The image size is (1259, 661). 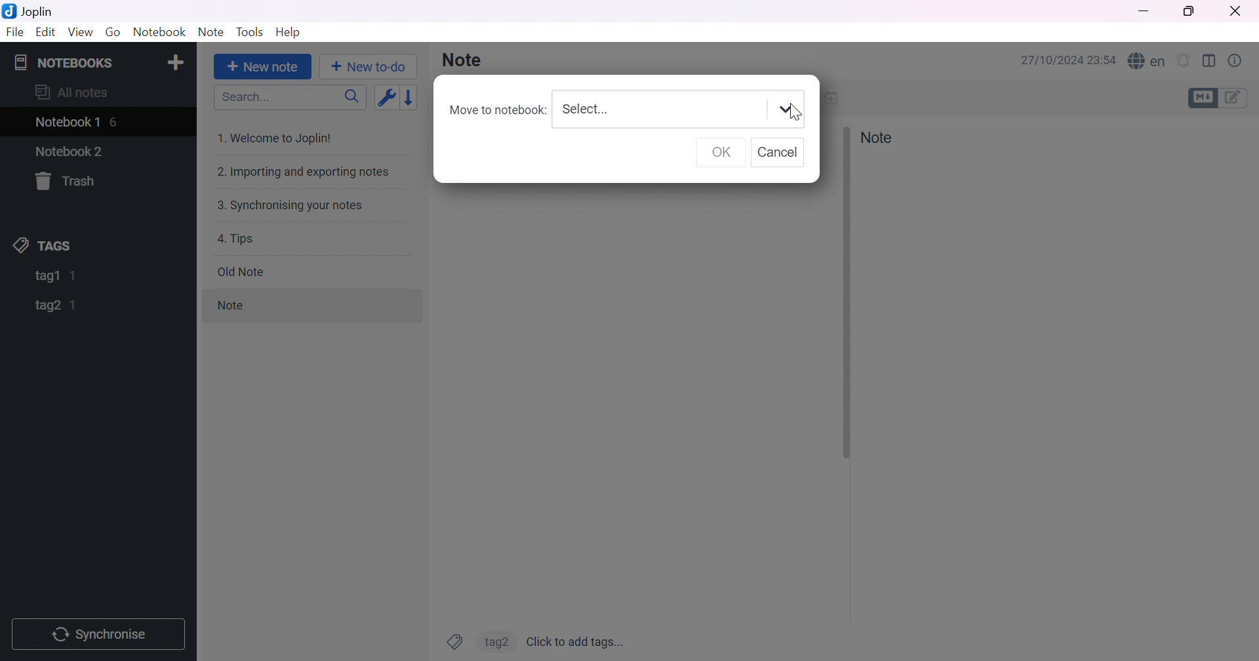 I want to click on 1. Welcome to Joplin!, so click(x=278, y=138).